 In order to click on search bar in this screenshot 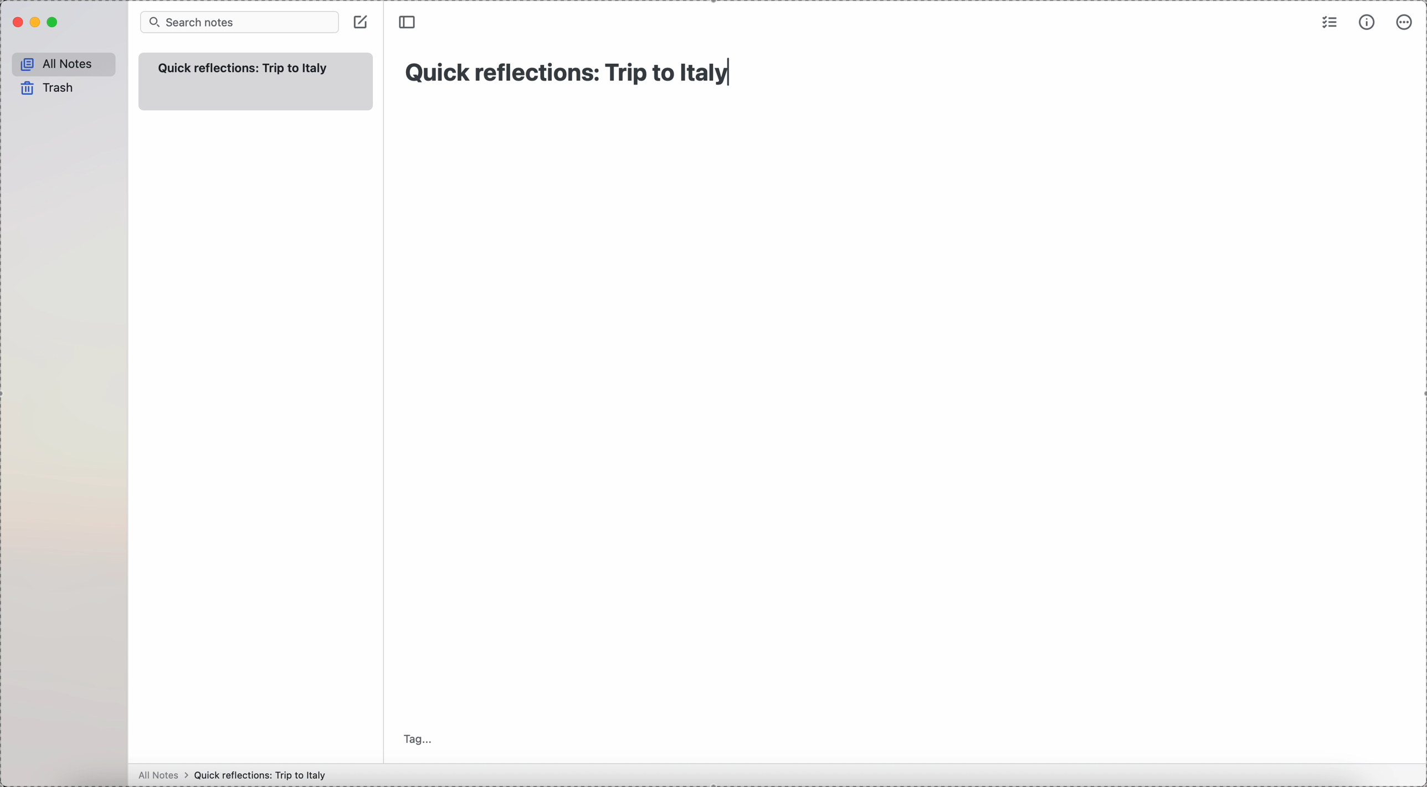, I will do `click(240, 22)`.